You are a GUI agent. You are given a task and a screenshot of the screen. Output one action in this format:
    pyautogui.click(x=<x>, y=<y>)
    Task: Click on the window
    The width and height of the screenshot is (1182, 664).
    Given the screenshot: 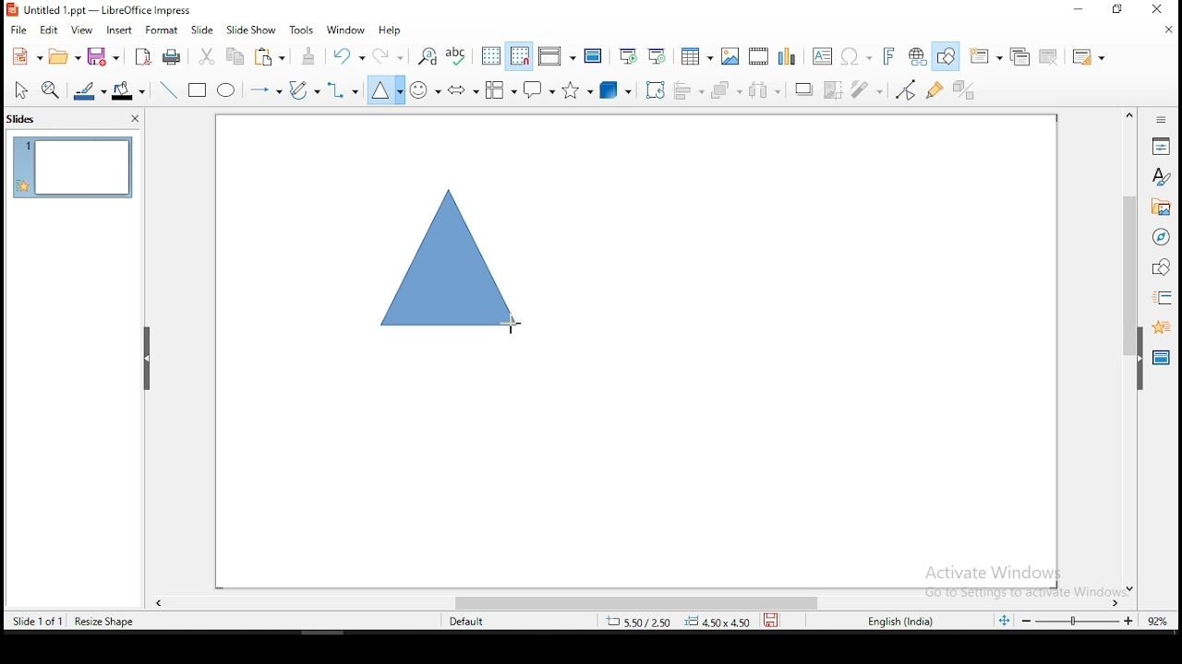 What is the action you would take?
    pyautogui.click(x=346, y=30)
    